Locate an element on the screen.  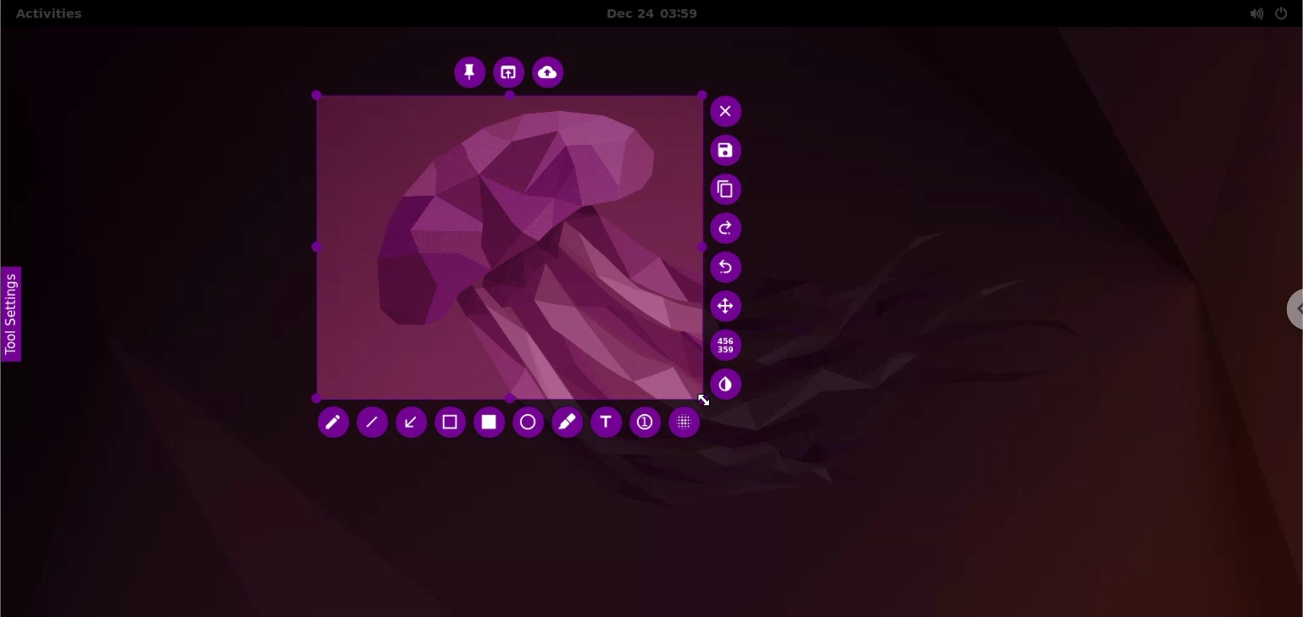
undo  is located at coordinates (735, 268).